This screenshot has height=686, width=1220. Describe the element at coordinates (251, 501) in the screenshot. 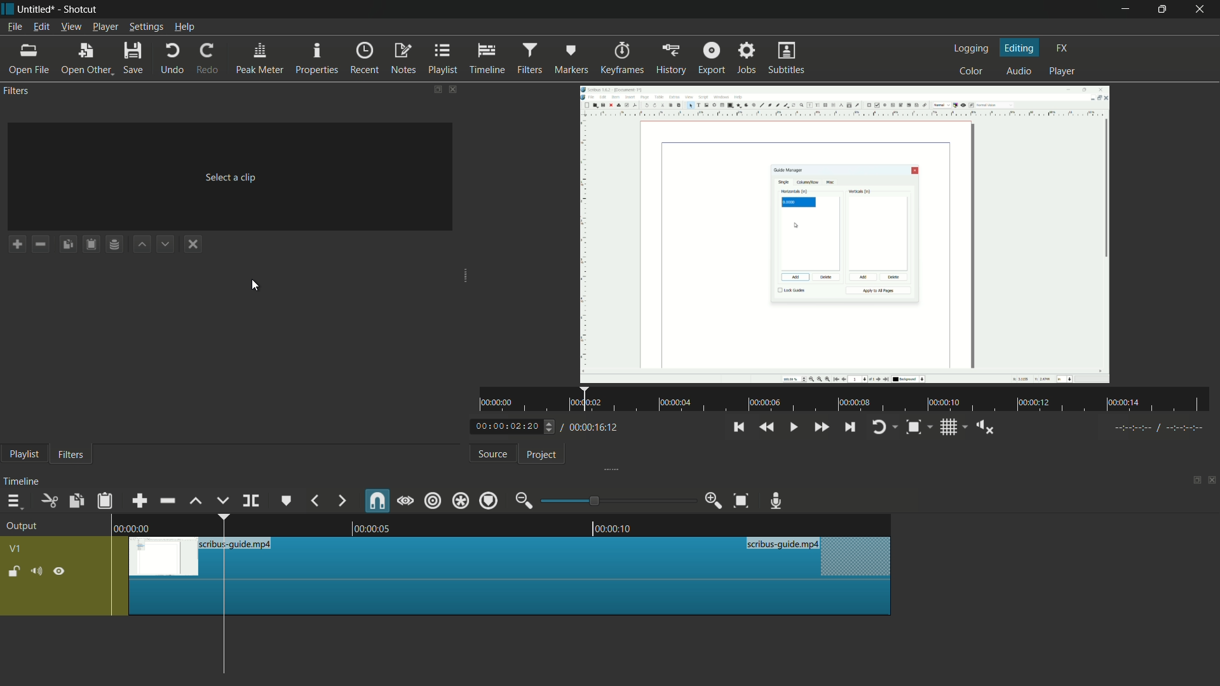

I see `split at playhead` at that location.